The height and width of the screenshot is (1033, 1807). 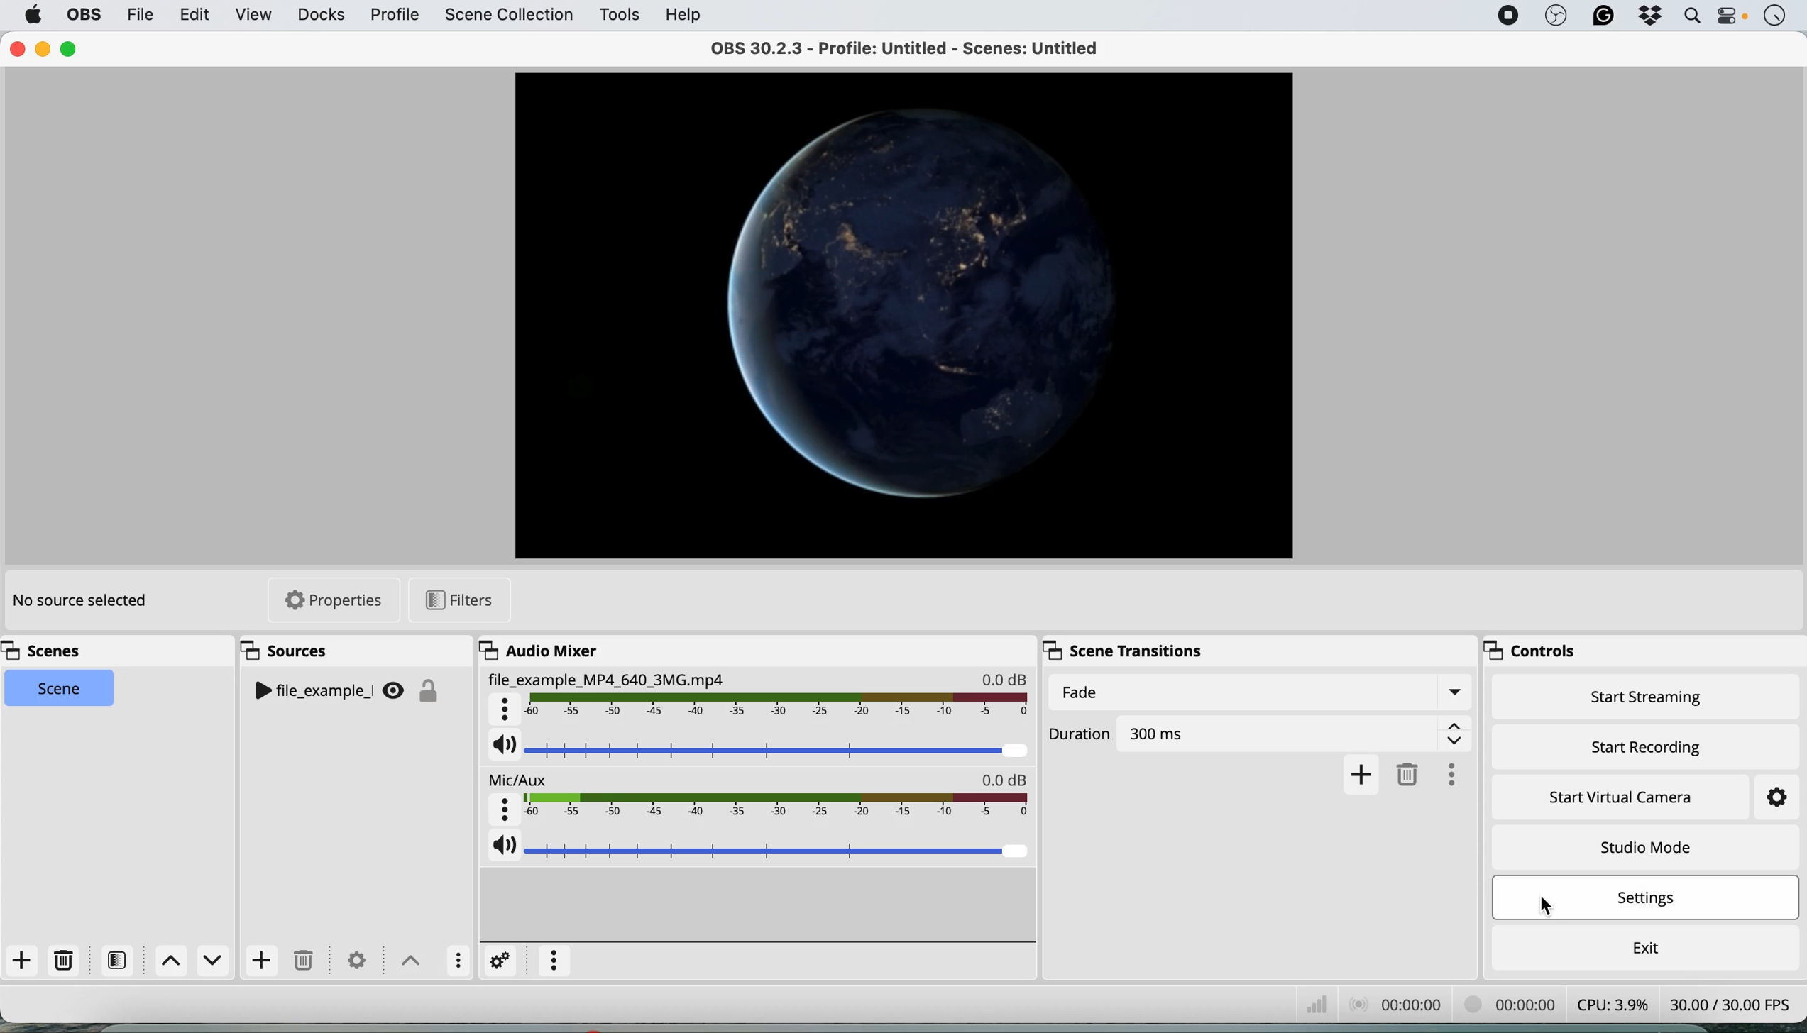 What do you see at coordinates (1732, 18) in the screenshot?
I see `control cener` at bounding box center [1732, 18].